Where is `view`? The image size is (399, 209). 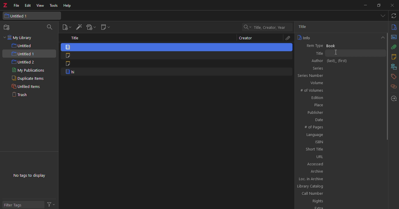 view is located at coordinates (41, 6).